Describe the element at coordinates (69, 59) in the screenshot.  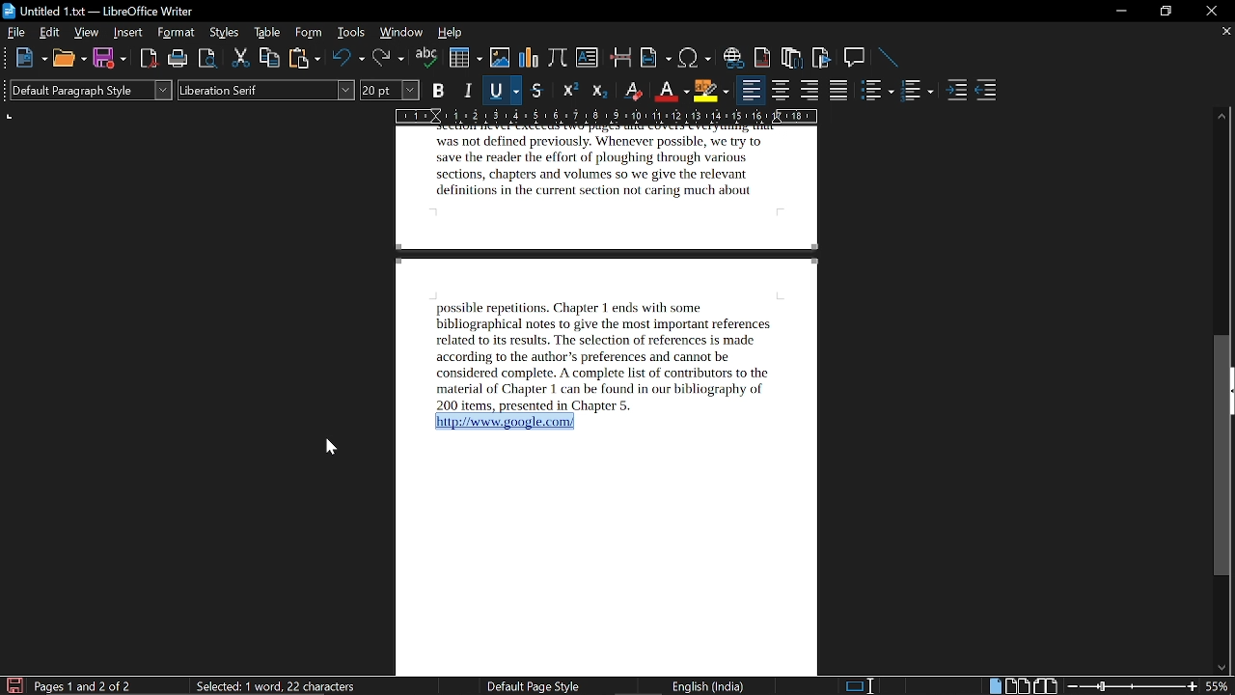
I see `open` at that location.